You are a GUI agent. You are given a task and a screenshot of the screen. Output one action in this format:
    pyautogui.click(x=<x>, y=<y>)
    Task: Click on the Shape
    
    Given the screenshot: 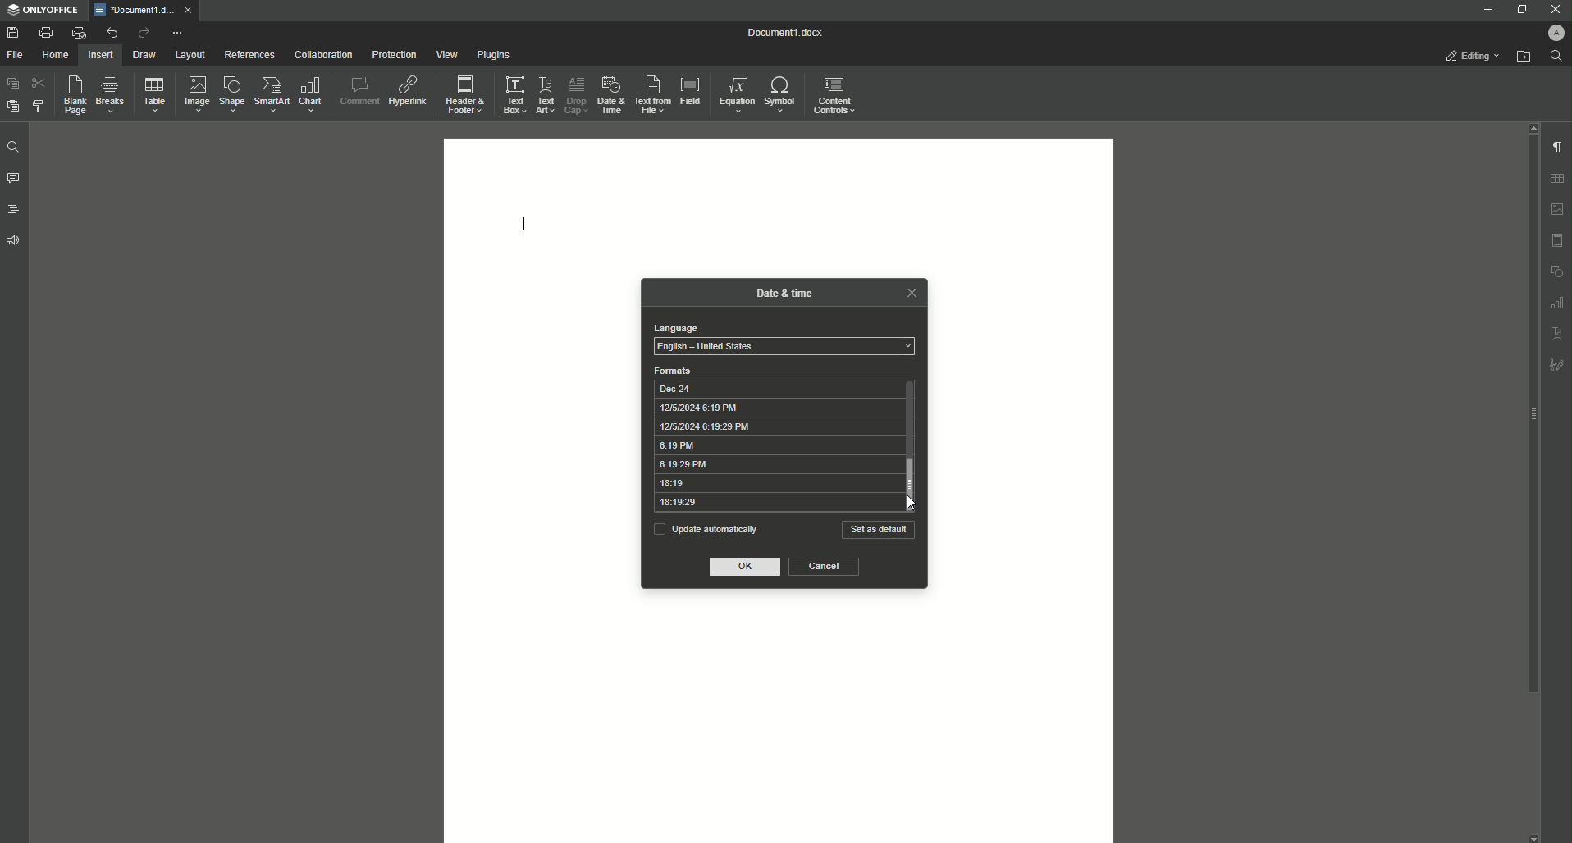 What is the action you would take?
    pyautogui.click(x=229, y=94)
    